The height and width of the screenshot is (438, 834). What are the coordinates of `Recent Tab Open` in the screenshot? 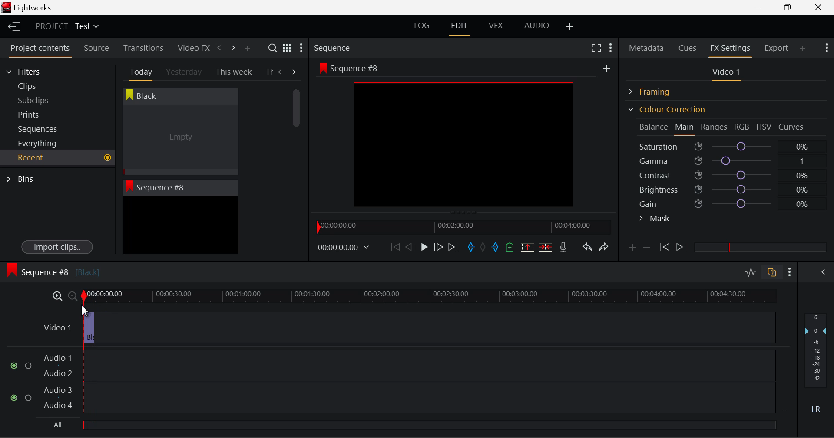 It's located at (57, 158).